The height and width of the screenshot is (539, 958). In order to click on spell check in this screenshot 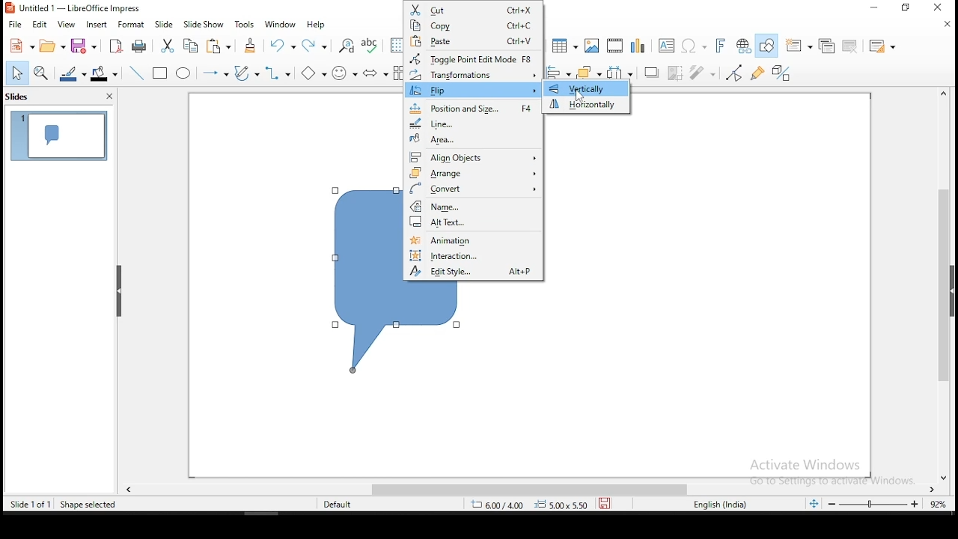, I will do `click(370, 46)`.